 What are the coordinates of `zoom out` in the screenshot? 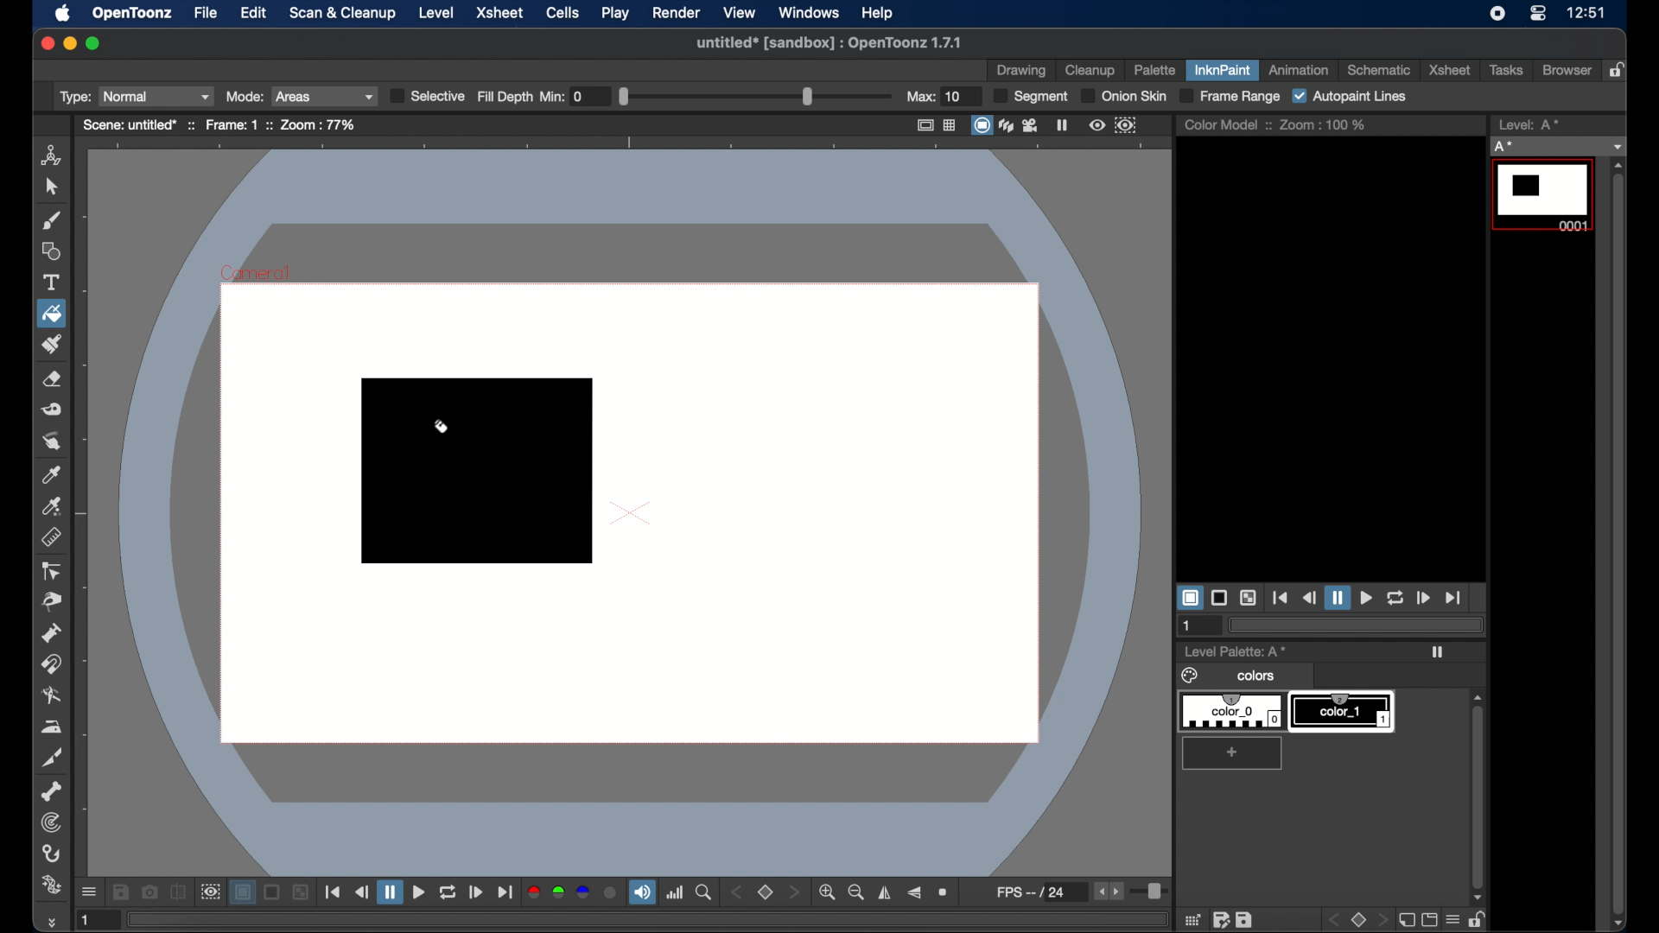 It's located at (856, 892).